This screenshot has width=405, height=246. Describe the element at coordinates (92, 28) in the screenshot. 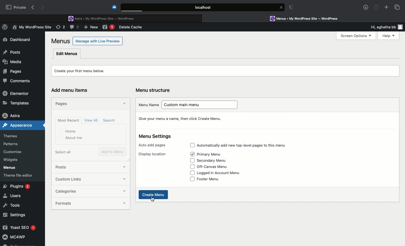

I see `New` at that location.